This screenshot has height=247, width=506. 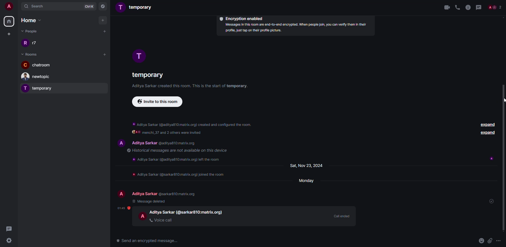 What do you see at coordinates (104, 54) in the screenshot?
I see `add` at bounding box center [104, 54].